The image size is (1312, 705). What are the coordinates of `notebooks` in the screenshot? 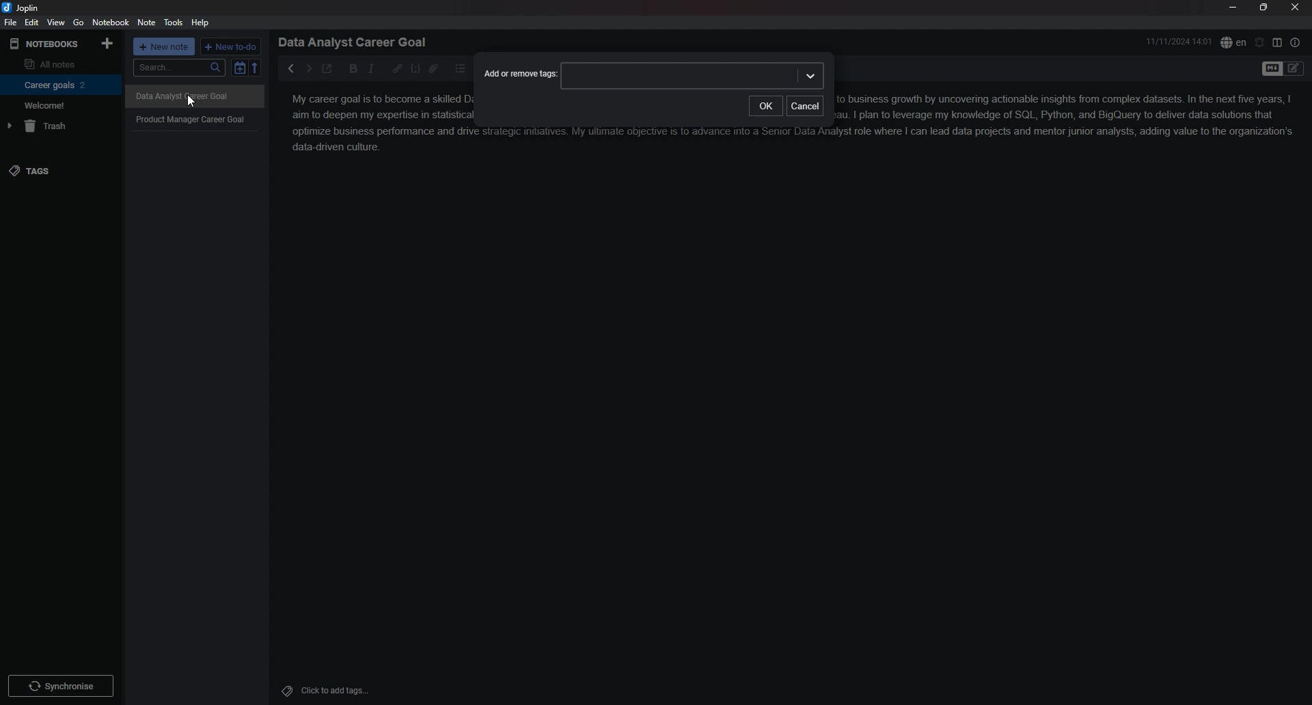 It's located at (46, 44).